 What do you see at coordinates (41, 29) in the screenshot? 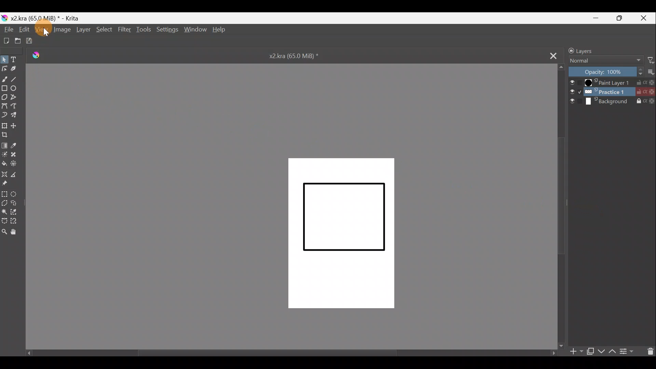
I see `View` at bounding box center [41, 29].